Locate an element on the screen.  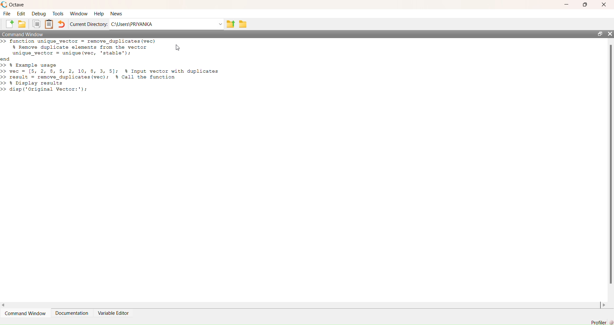
Profiler is located at coordinates (602, 322).